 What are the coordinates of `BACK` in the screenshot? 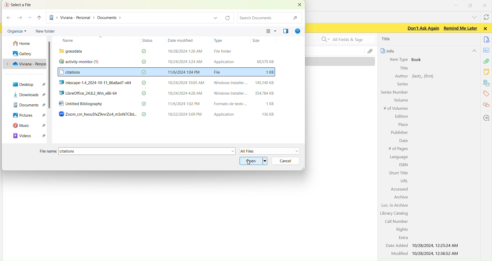 It's located at (9, 18).